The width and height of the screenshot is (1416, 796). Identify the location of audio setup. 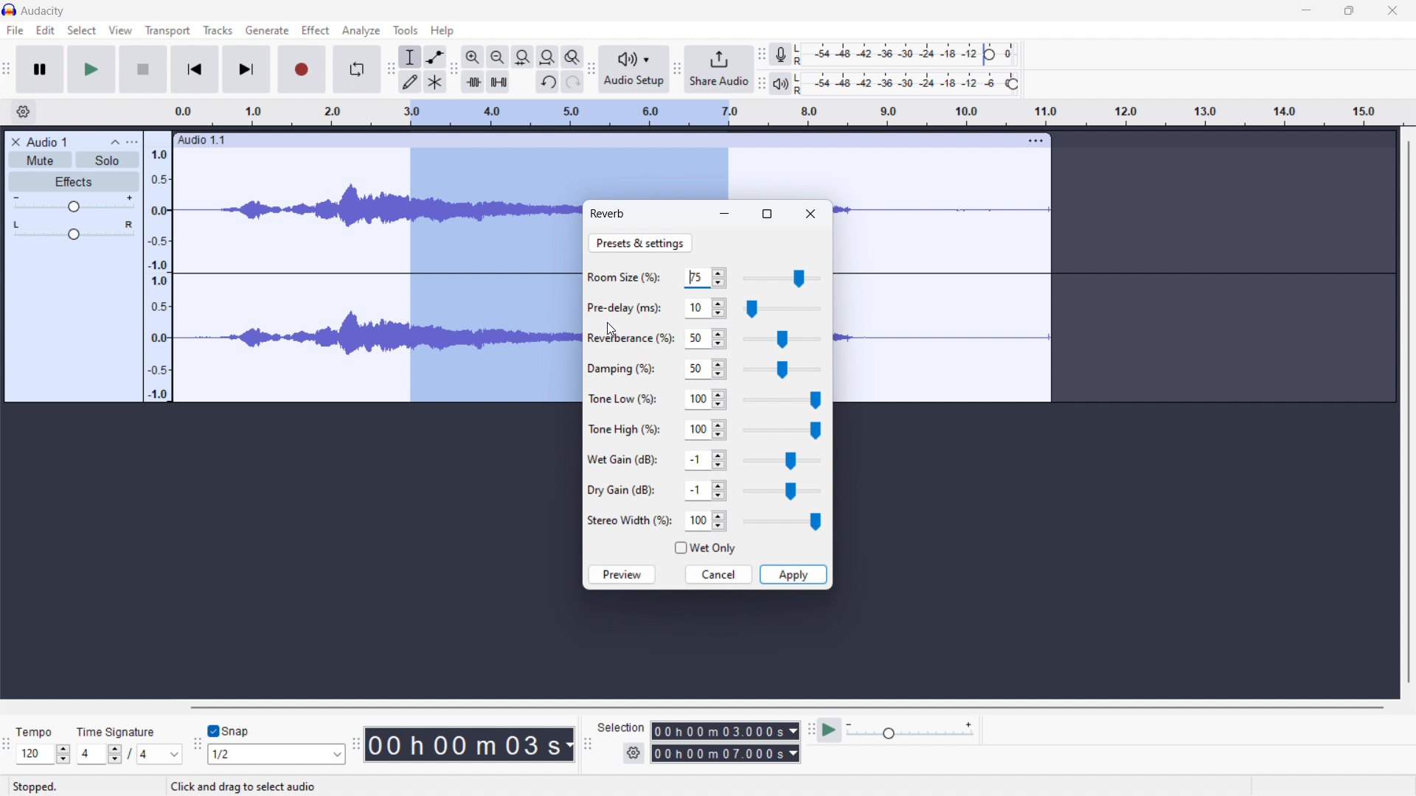
(634, 71).